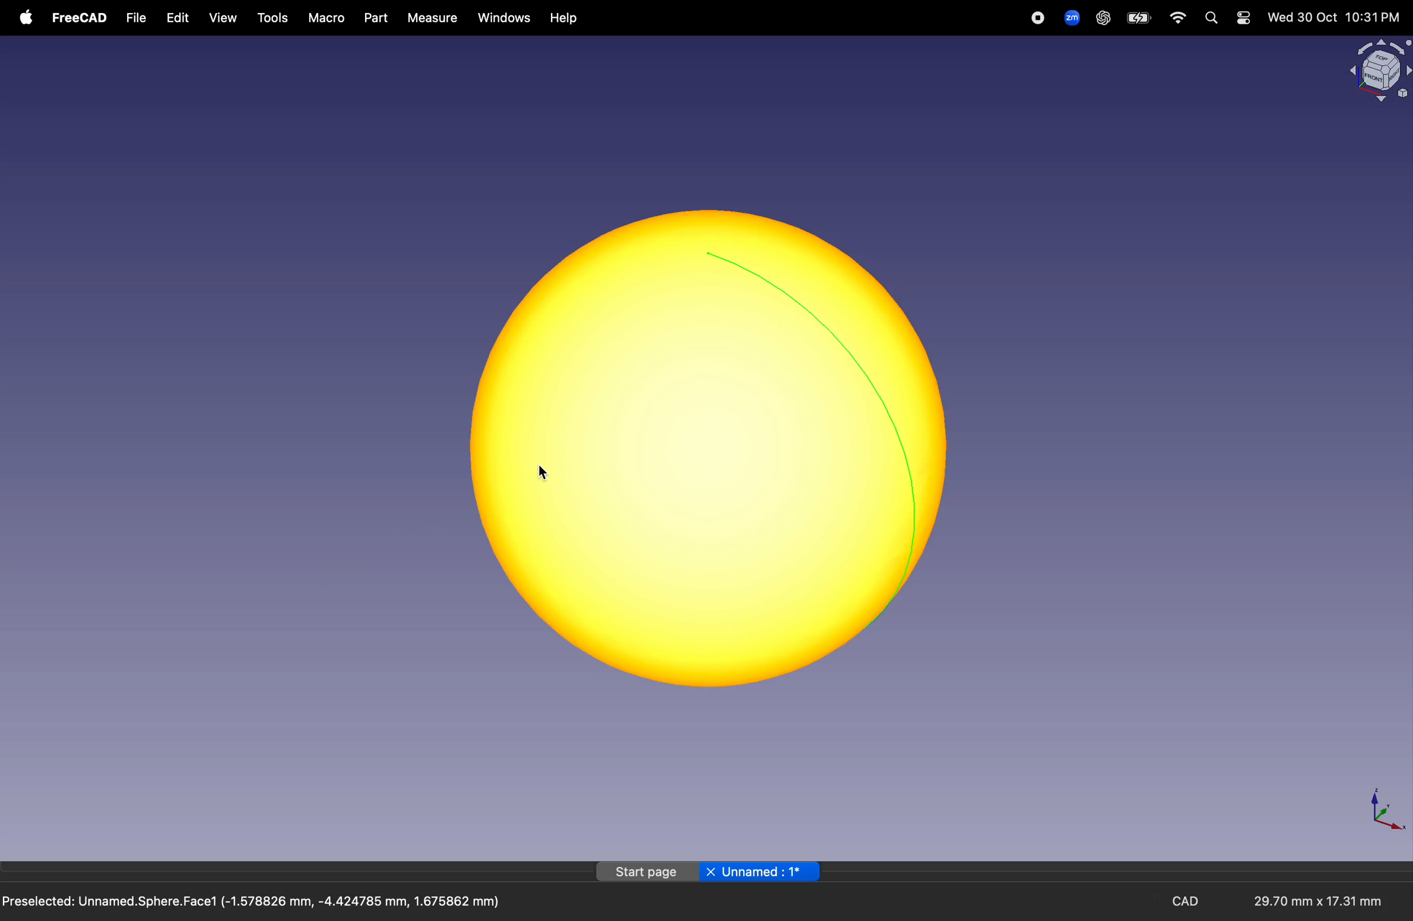 This screenshot has height=921, width=1413. What do you see at coordinates (252, 903) in the screenshot?
I see `Preselected: Unnamed.Sphere.Face1 (-1.578826 mm, -4.424785 mm, 1.675862 mm)` at bounding box center [252, 903].